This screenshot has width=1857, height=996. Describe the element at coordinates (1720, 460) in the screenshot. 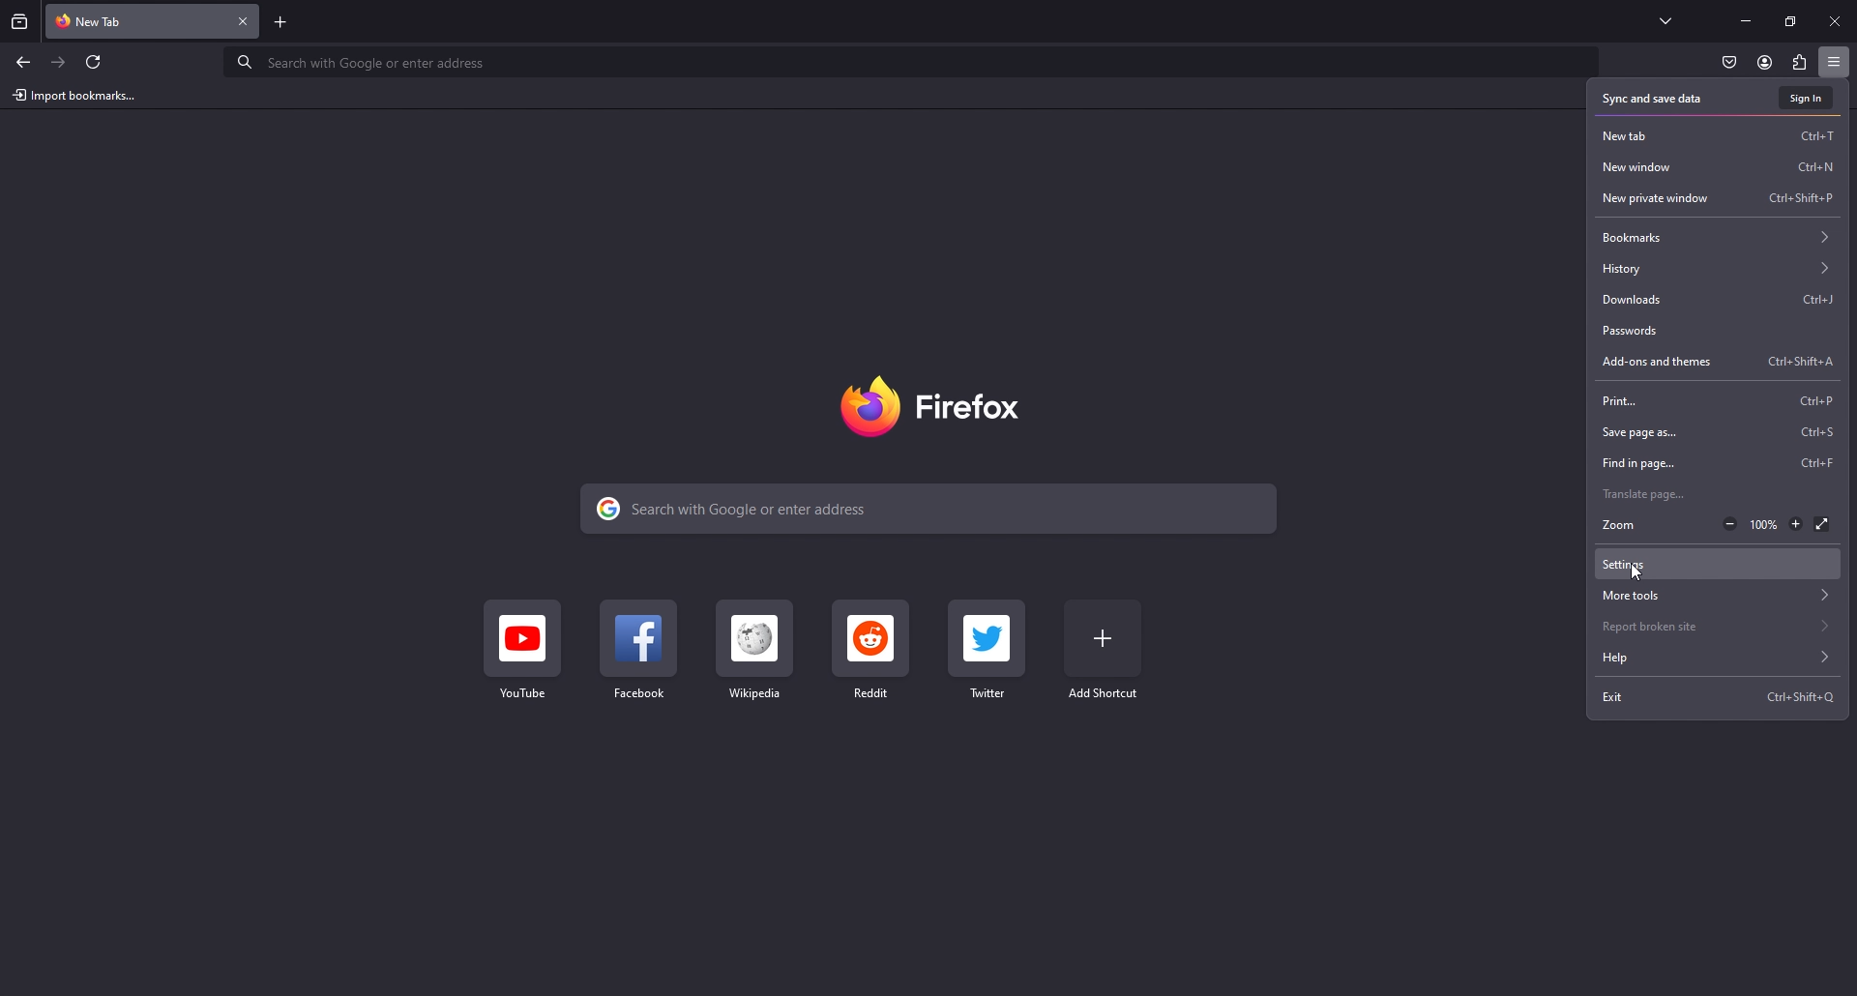

I see `find in page` at that location.